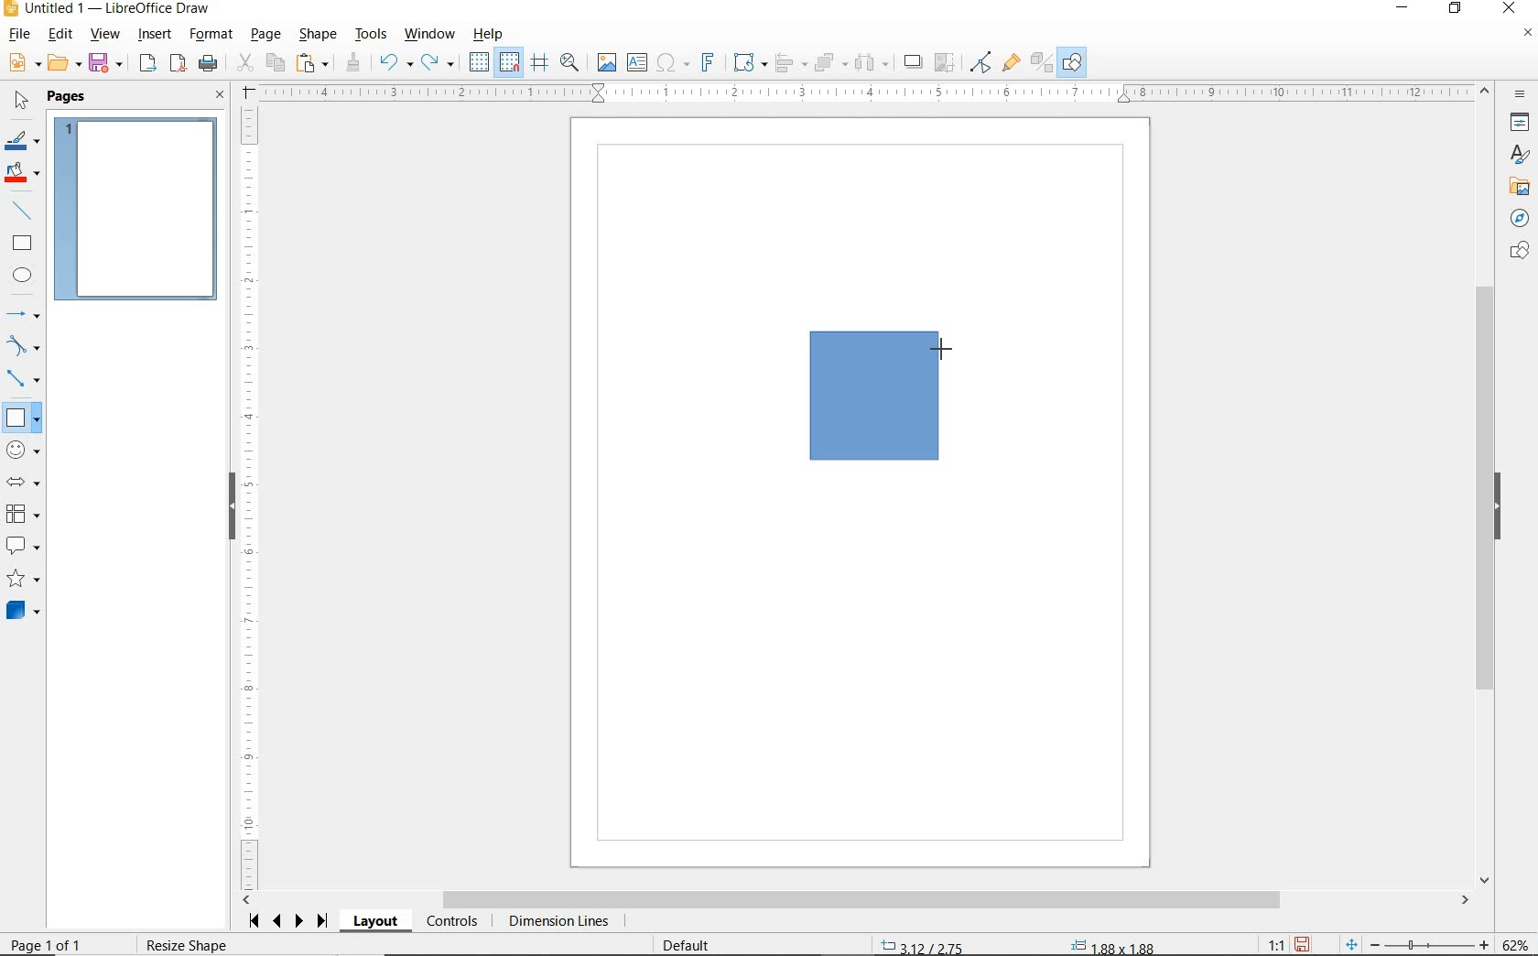 This screenshot has height=956, width=1538. I want to click on HELPLINES WHILE MOVING, so click(543, 65).